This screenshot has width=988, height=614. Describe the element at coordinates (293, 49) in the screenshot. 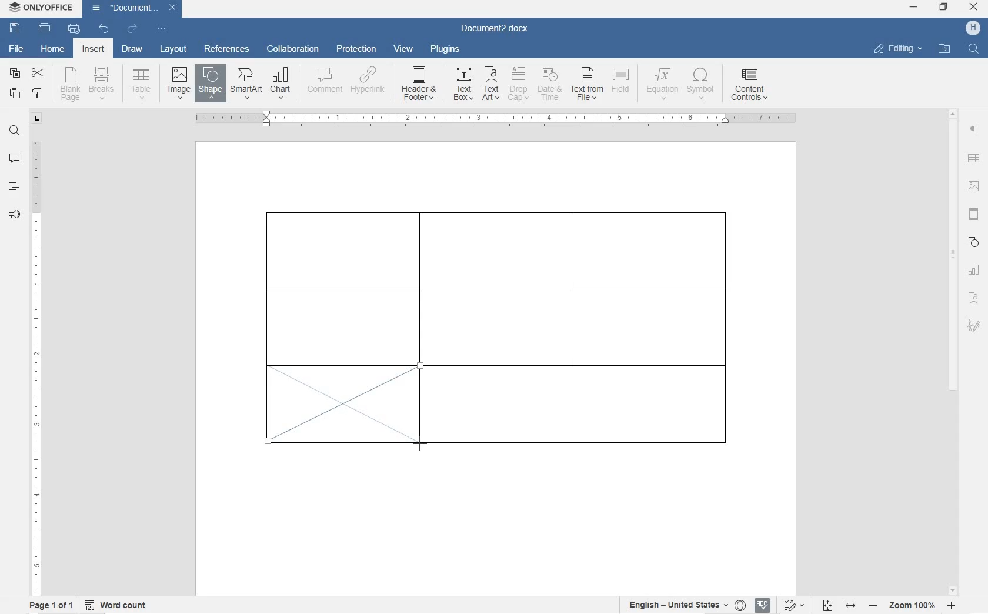

I see `collaboration` at that location.